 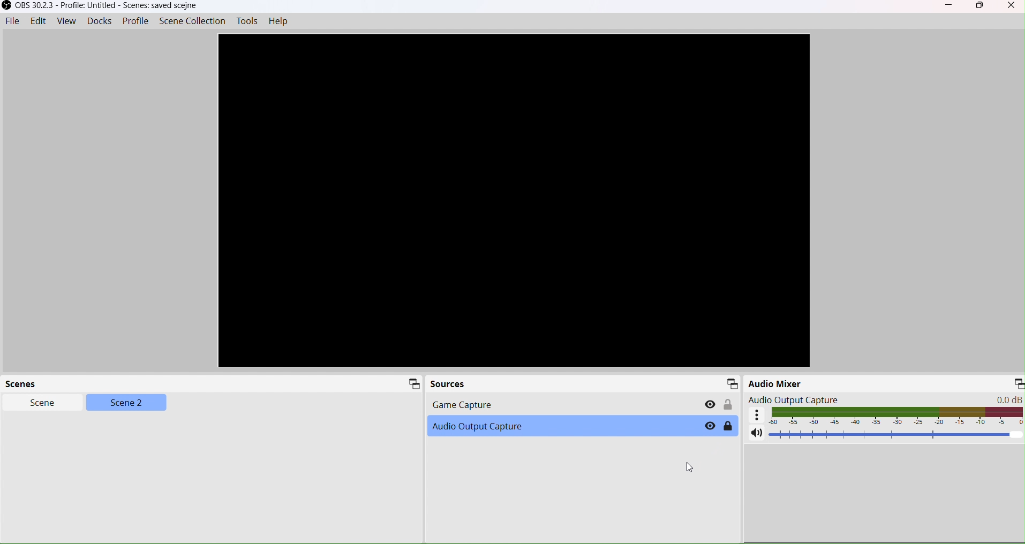 I want to click on Audio Output Capture, so click(x=802, y=398).